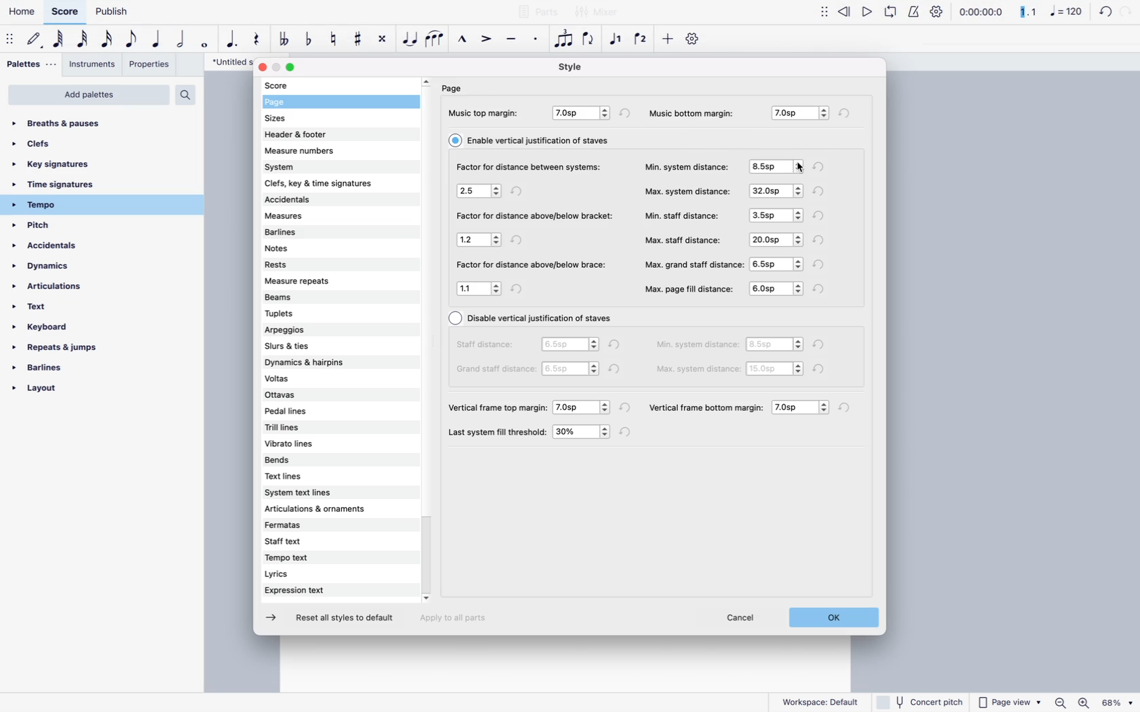 This screenshot has width=1140, height=712. What do you see at coordinates (618, 370) in the screenshot?
I see `refresh` at bounding box center [618, 370].